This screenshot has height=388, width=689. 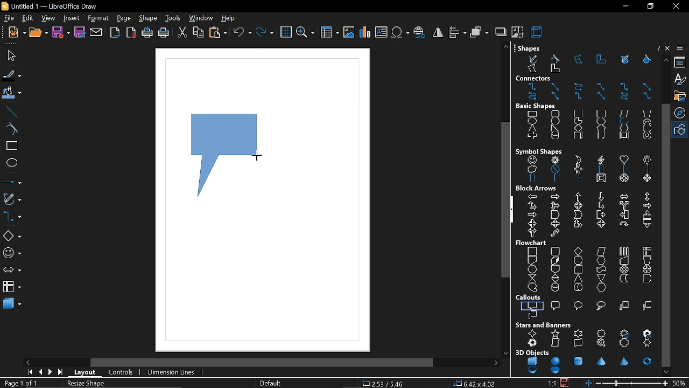 I want to click on rounded rectangular, so click(x=556, y=305).